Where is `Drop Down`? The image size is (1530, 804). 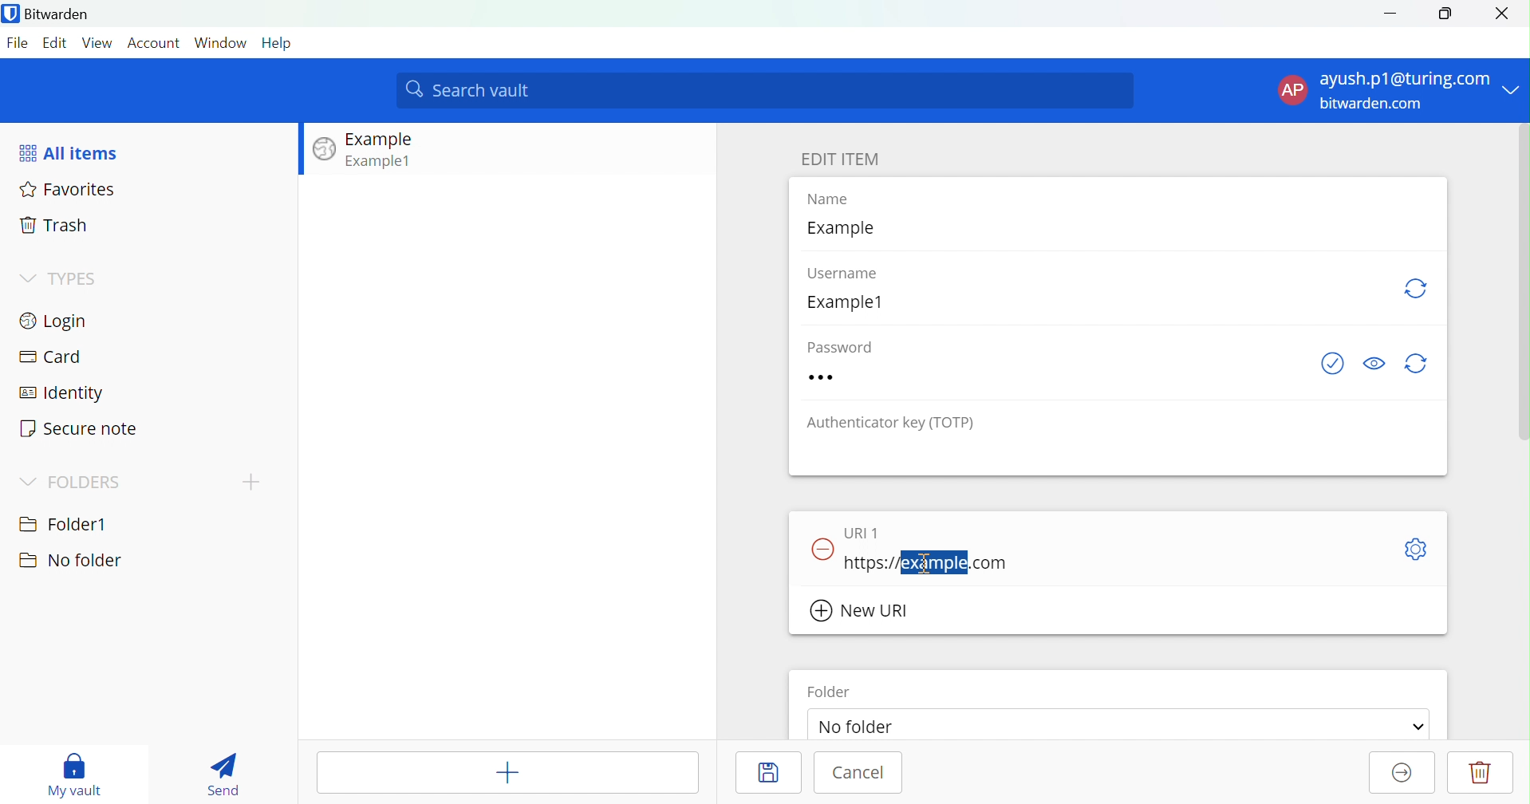
Drop Down is located at coordinates (27, 481).